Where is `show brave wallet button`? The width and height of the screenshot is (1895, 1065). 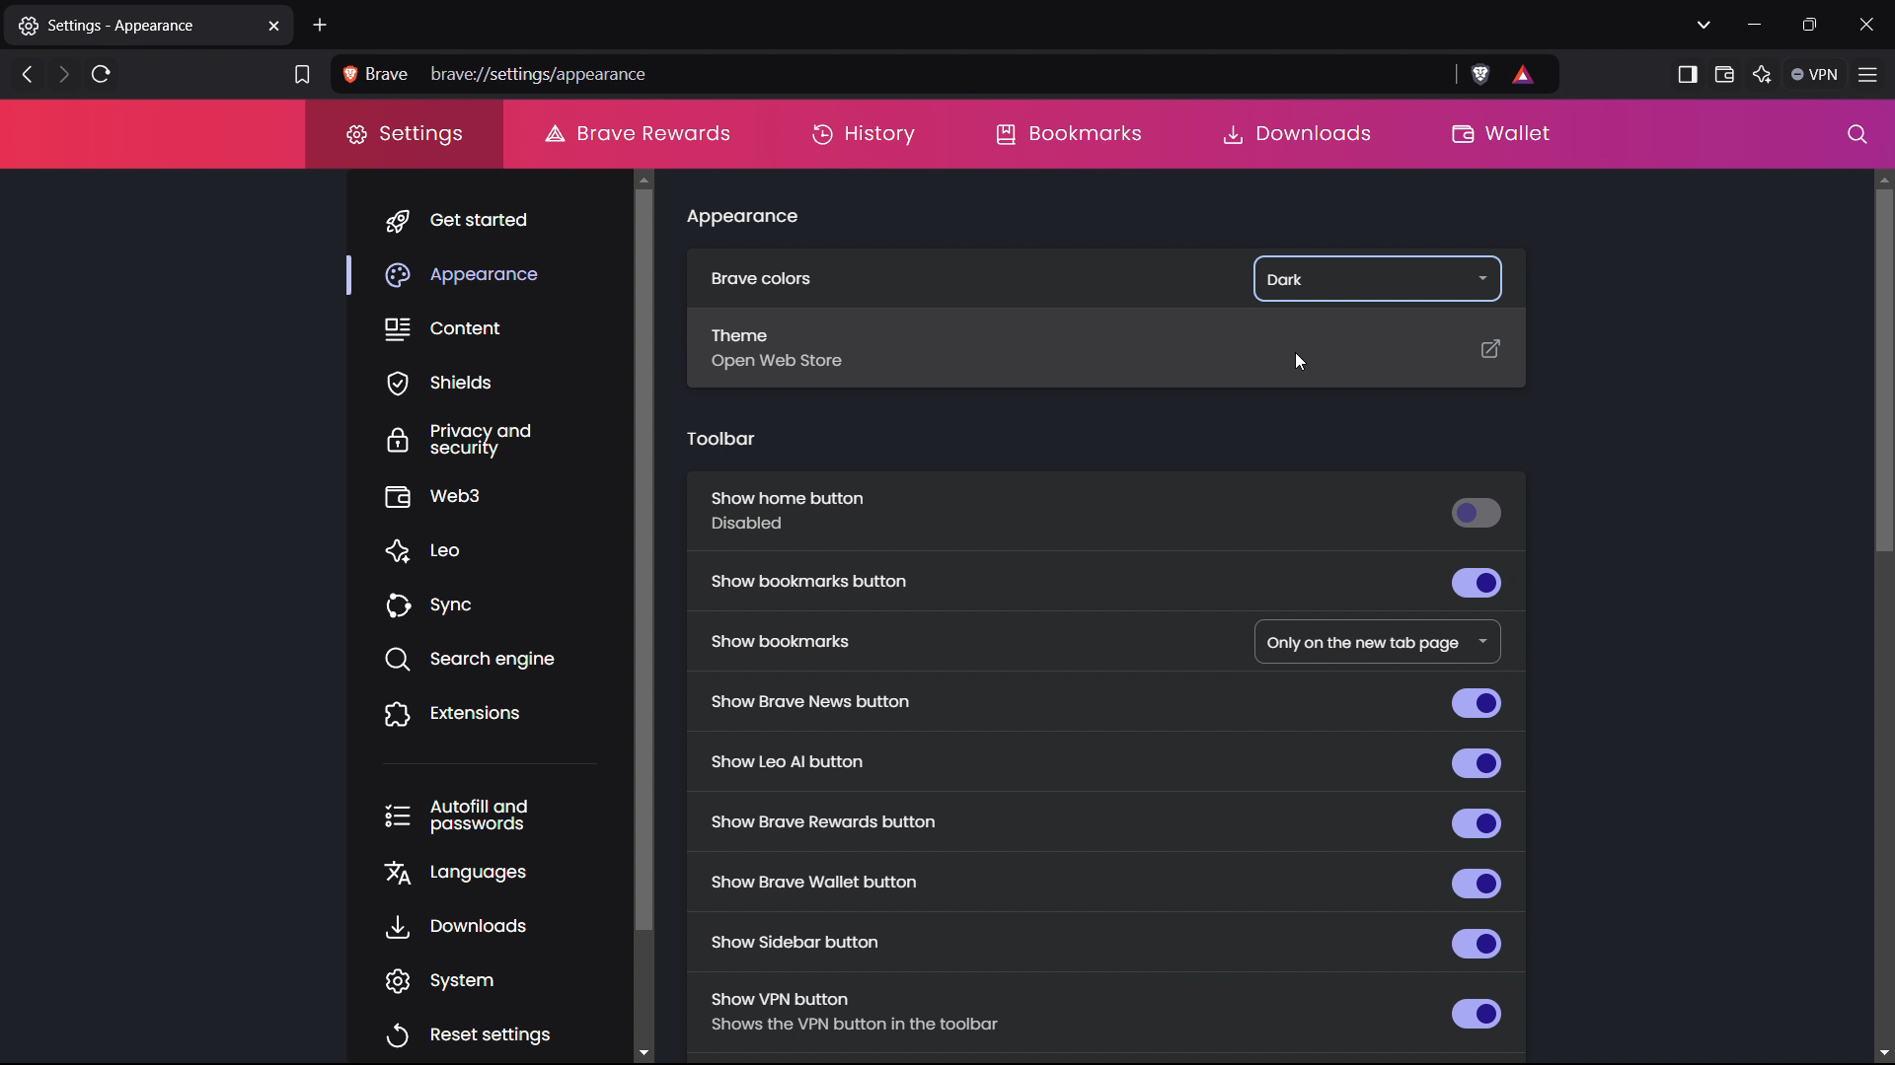 show brave wallet button is located at coordinates (1104, 881).